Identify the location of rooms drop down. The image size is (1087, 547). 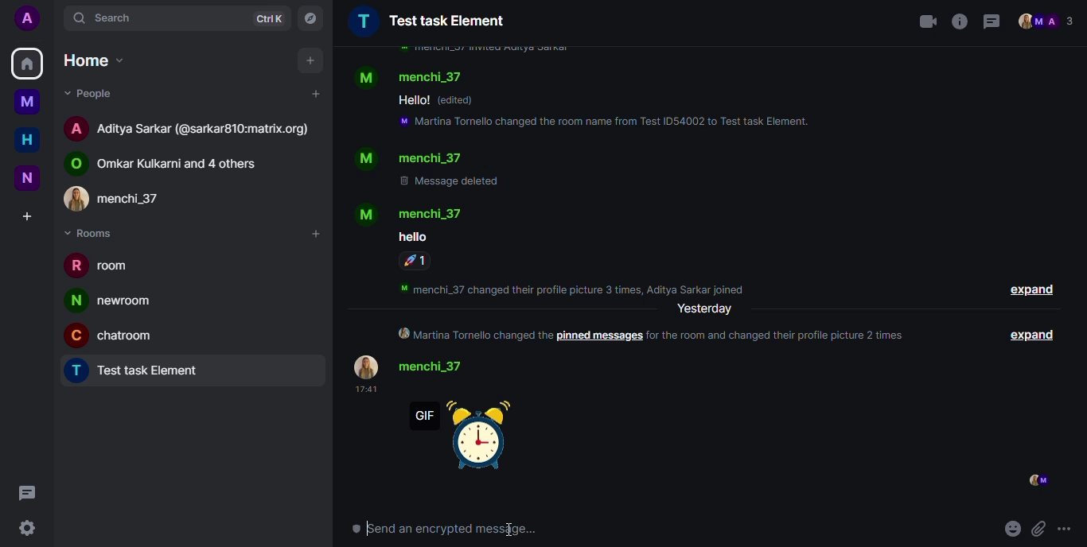
(95, 233).